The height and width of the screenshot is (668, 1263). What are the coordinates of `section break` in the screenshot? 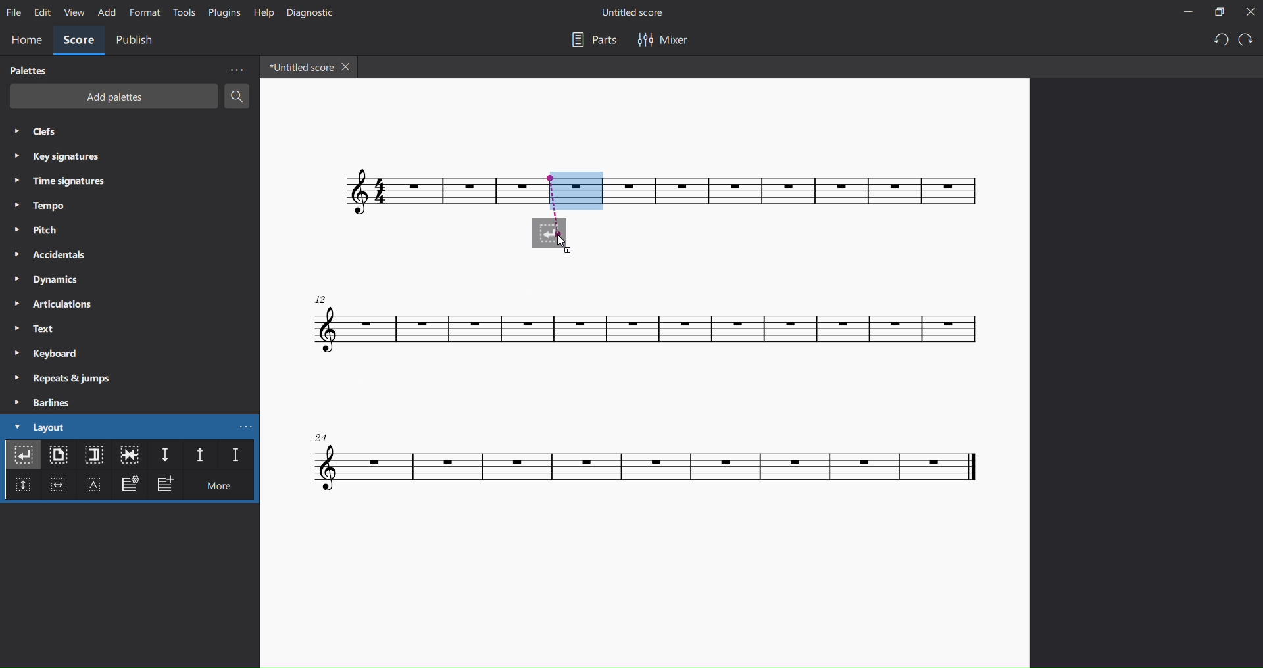 It's located at (92, 456).